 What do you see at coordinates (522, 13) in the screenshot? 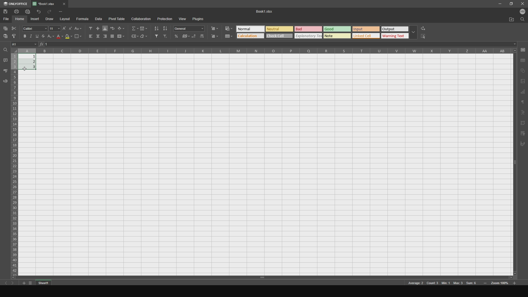
I see `user` at bounding box center [522, 13].